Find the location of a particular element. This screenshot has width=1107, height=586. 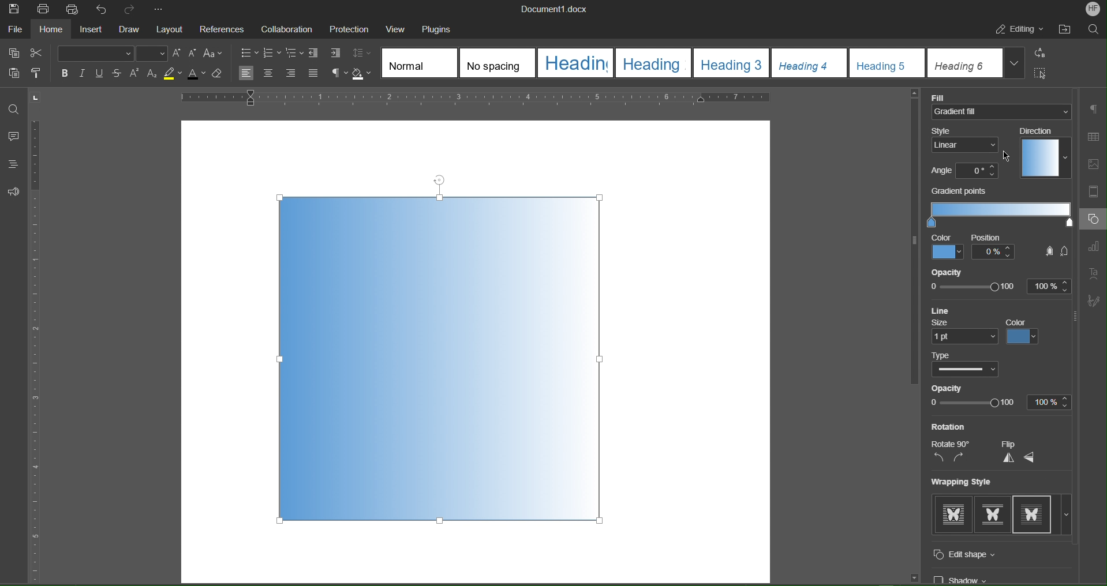

Editing is located at coordinates (1019, 31).